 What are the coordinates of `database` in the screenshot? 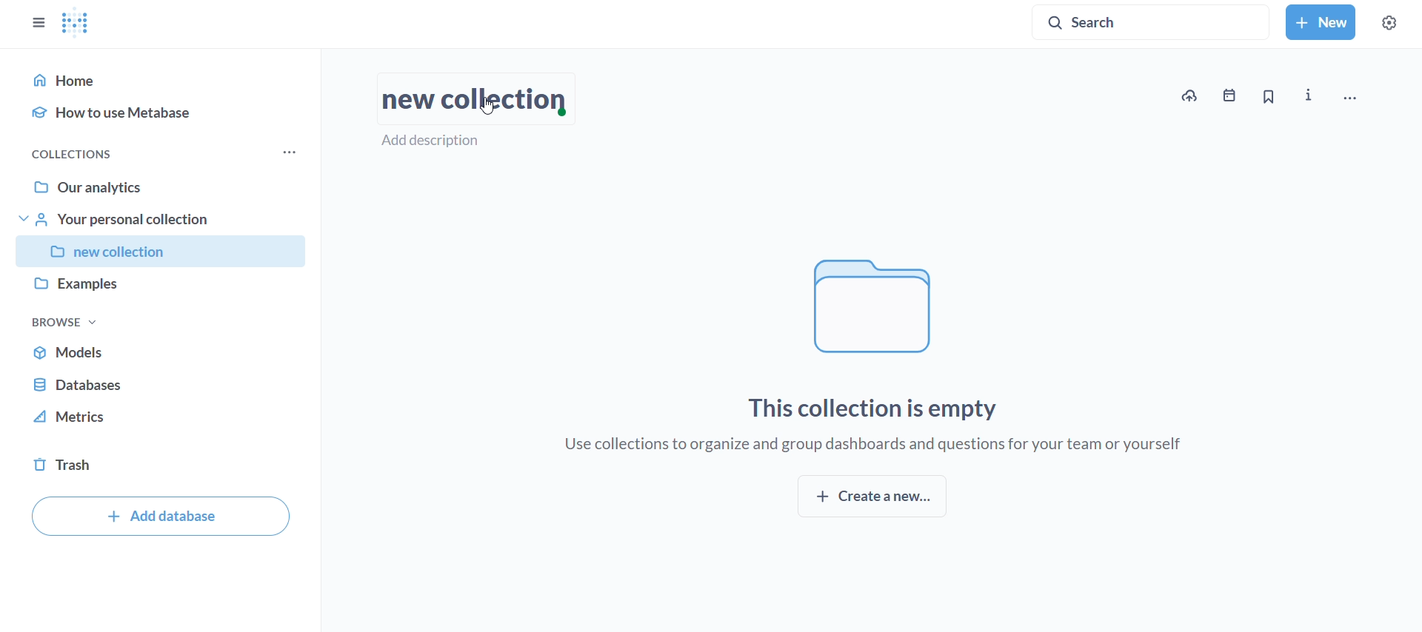 It's located at (161, 380).